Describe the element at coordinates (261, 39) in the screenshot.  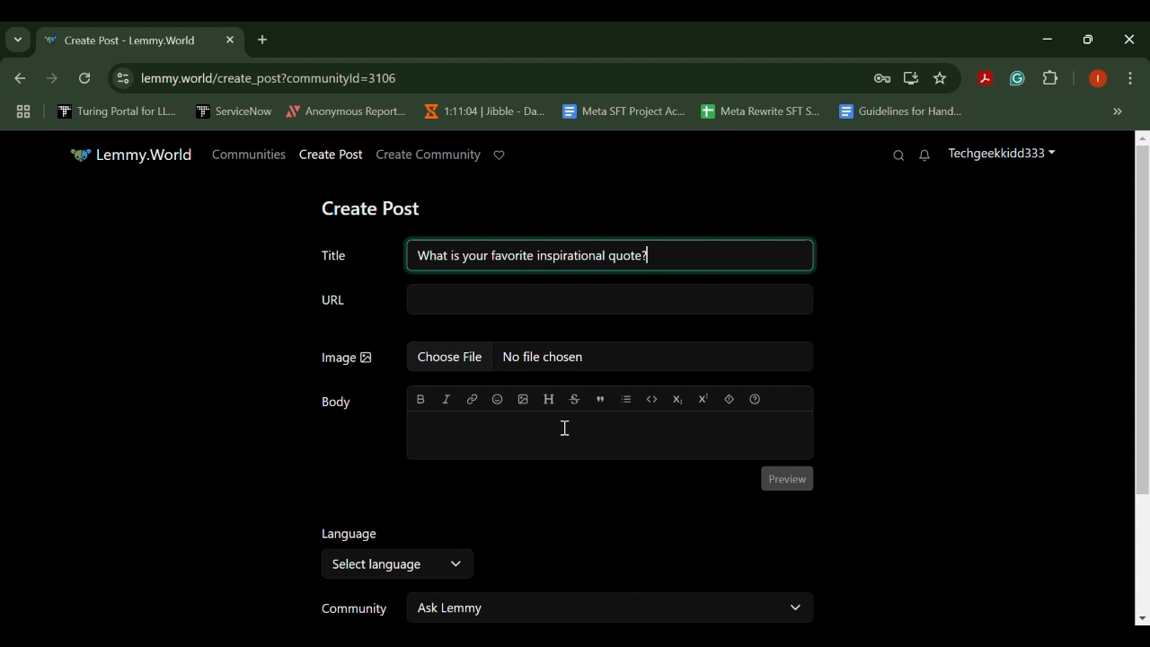
I see `Add Tab` at that location.